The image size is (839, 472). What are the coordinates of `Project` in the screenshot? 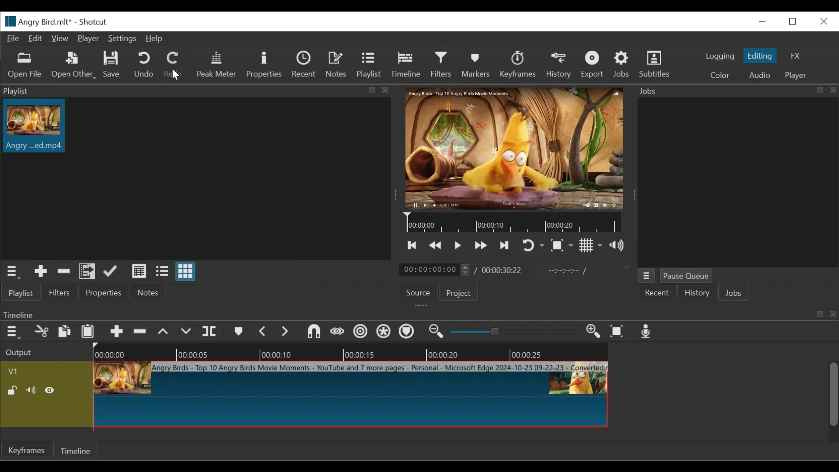 It's located at (457, 292).